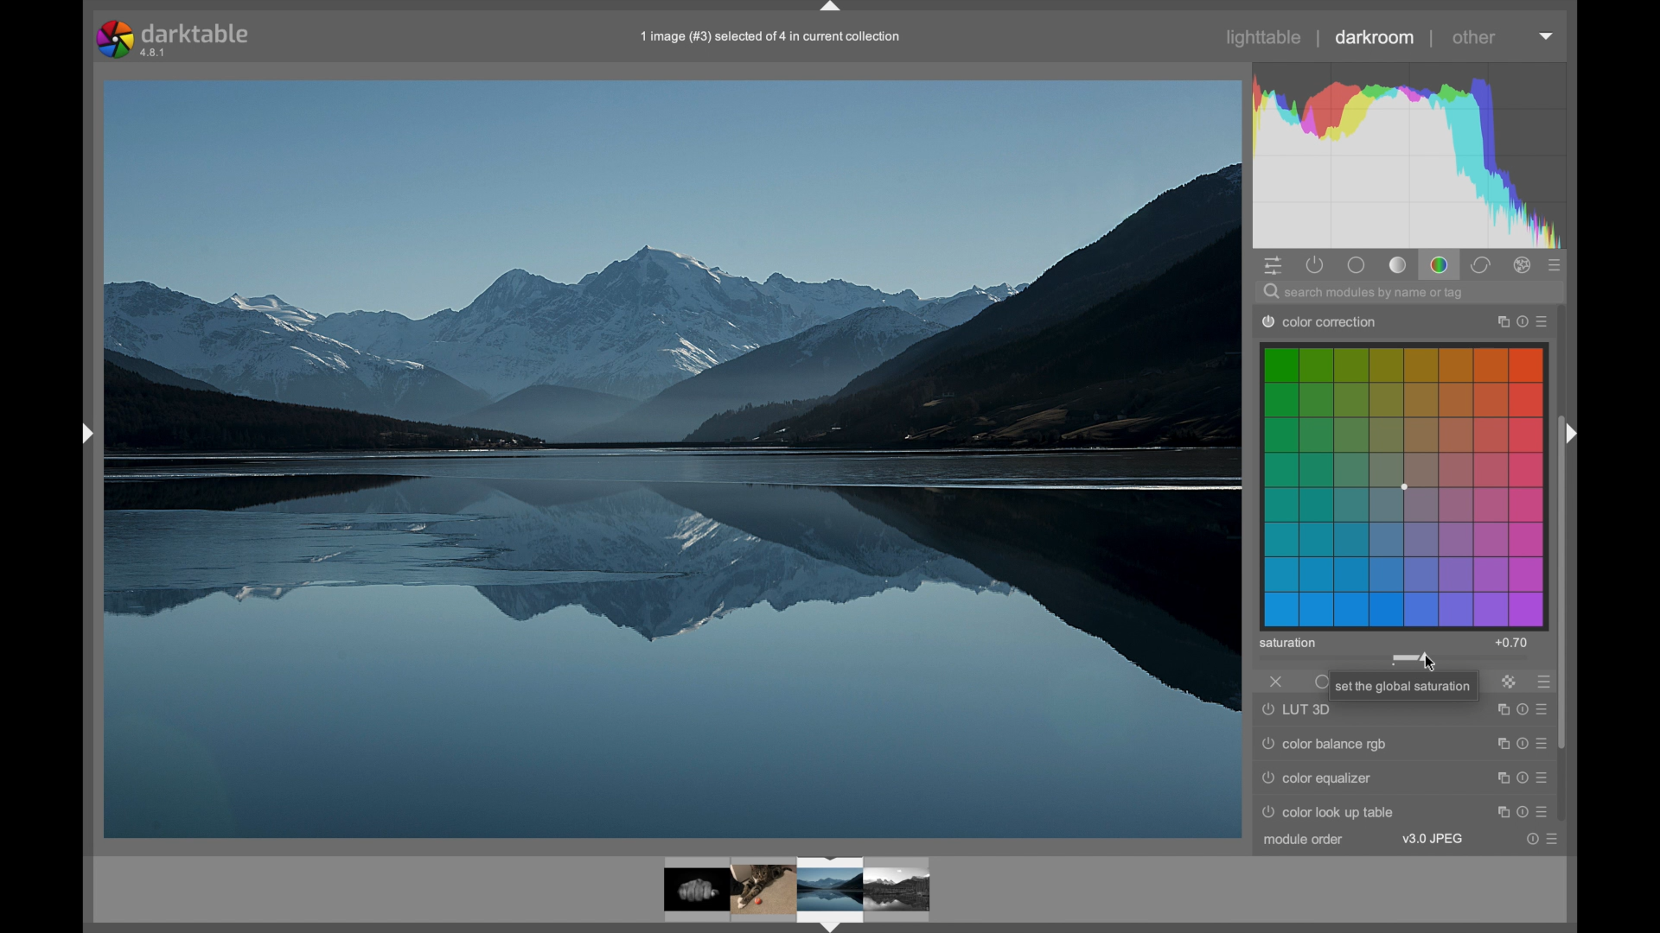  What do you see at coordinates (1299, 710) in the screenshot?
I see `LUT 3D` at bounding box center [1299, 710].